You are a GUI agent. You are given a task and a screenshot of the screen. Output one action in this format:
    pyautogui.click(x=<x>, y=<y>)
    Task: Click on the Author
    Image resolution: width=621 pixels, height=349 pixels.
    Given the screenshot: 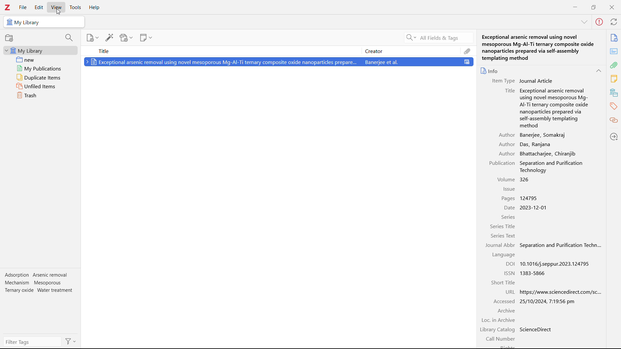 What is the action you would take?
    pyautogui.click(x=507, y=153)
    